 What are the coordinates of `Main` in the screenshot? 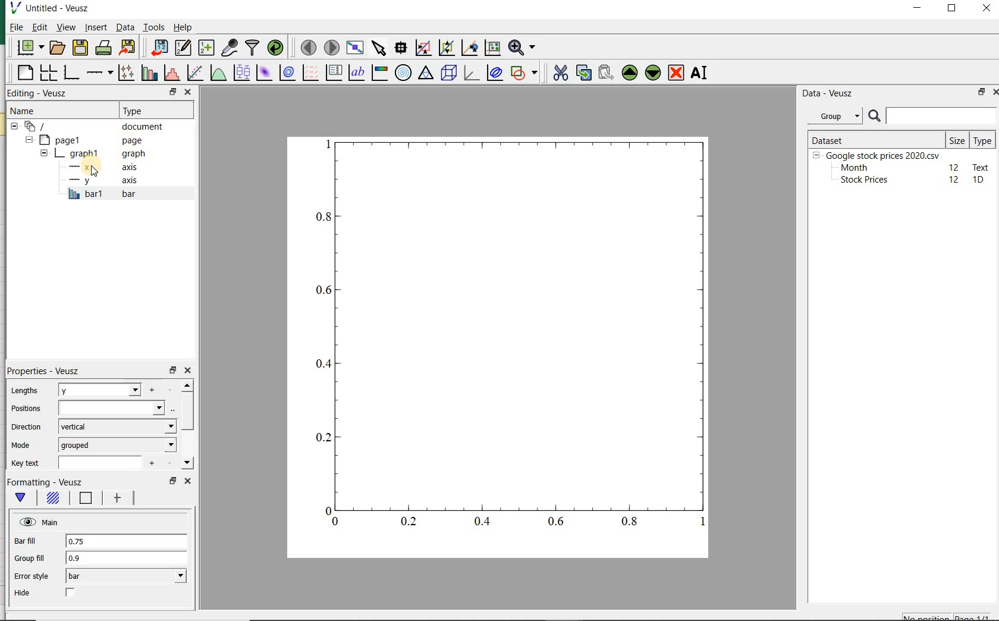 It's located at (37, 522).